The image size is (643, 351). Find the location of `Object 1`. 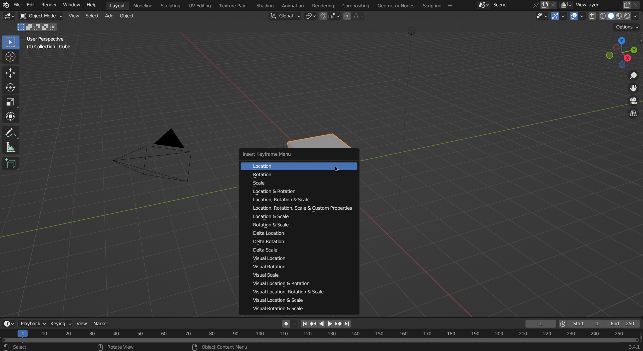

Object 1 is located at coordinates (37, 26).